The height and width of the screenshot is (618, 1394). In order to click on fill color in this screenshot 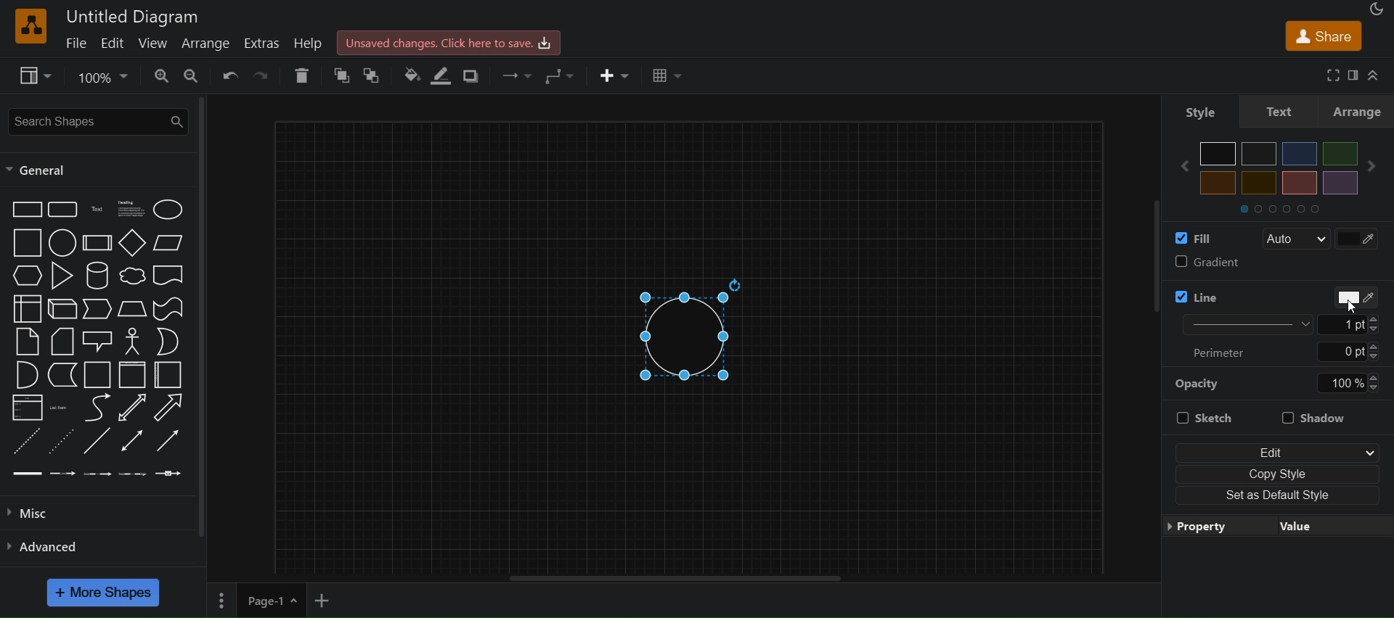, I will do `click(411, 74)`.